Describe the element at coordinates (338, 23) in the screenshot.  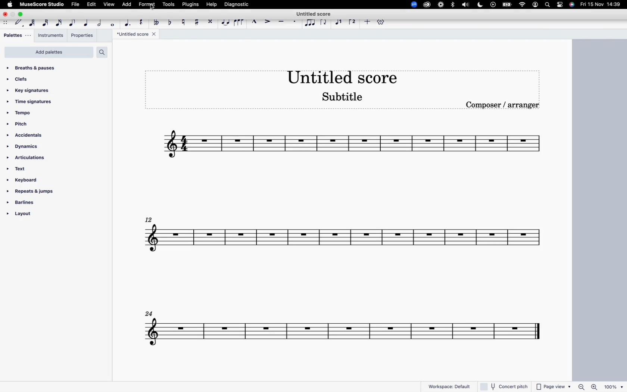
I see `voice 1` at that location.